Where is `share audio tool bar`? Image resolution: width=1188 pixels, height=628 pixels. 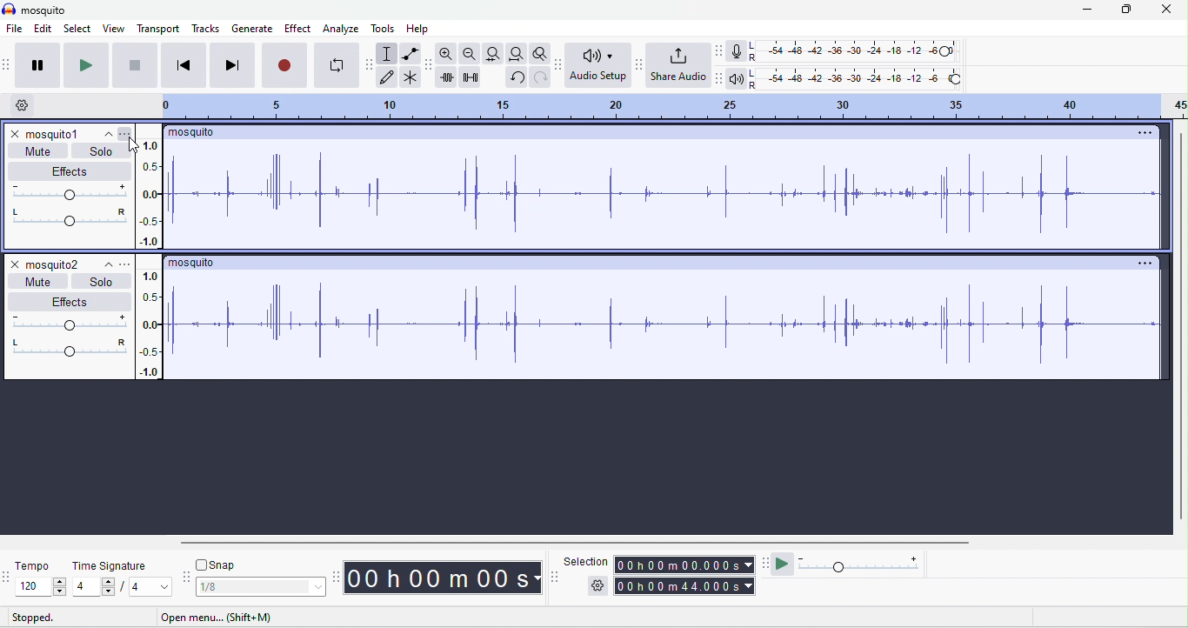
share audio tool bar is located at coordinates (639, 65).